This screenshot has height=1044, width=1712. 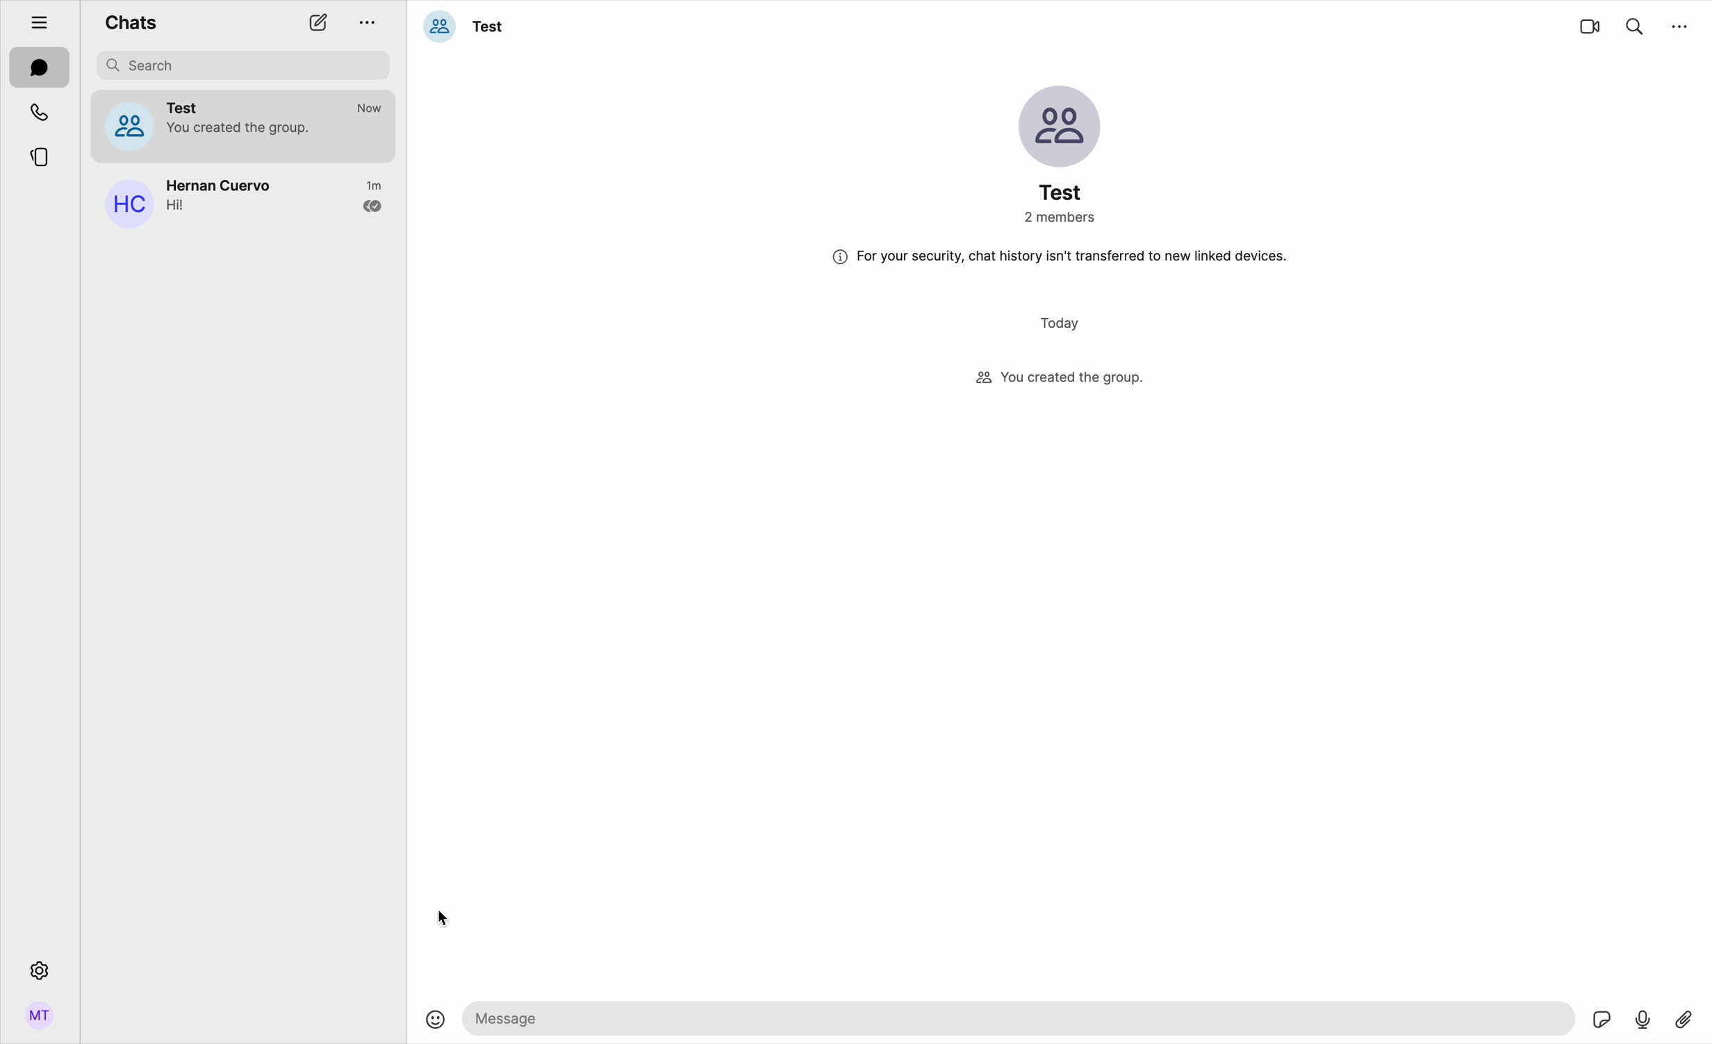 I want to click on search, so click(x=1635, y=24).